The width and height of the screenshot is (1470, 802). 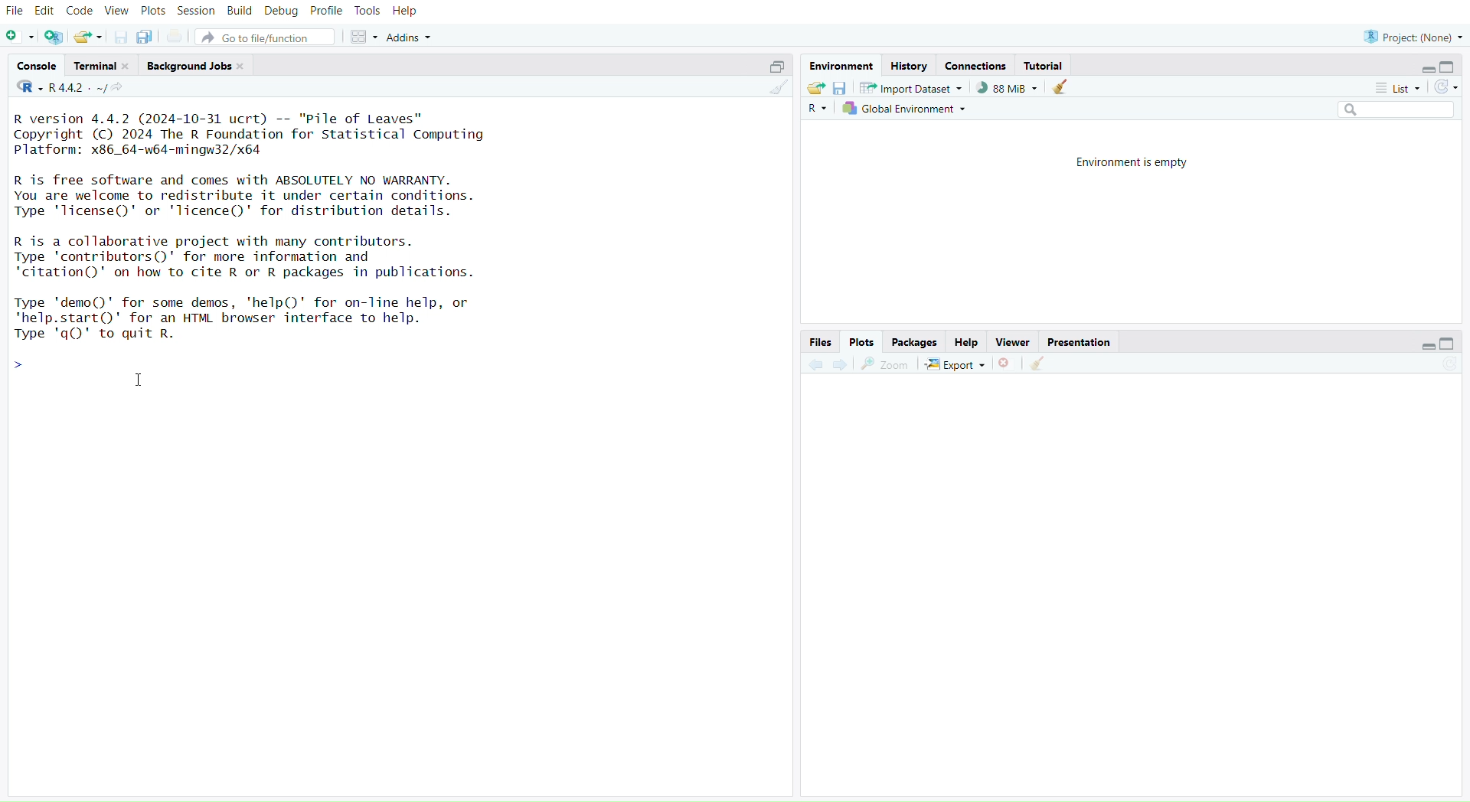 I want to click on packages, so click(x=915, y=343).